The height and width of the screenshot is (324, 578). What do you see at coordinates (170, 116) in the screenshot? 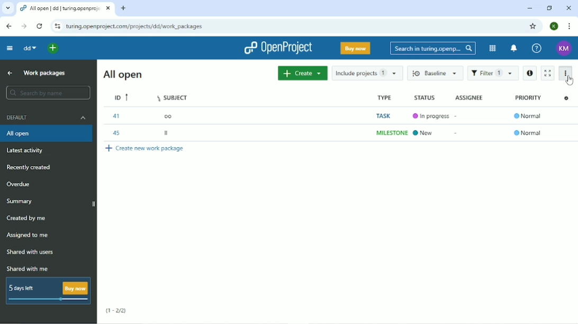
I see `oo` at bounding box center [170, 116].